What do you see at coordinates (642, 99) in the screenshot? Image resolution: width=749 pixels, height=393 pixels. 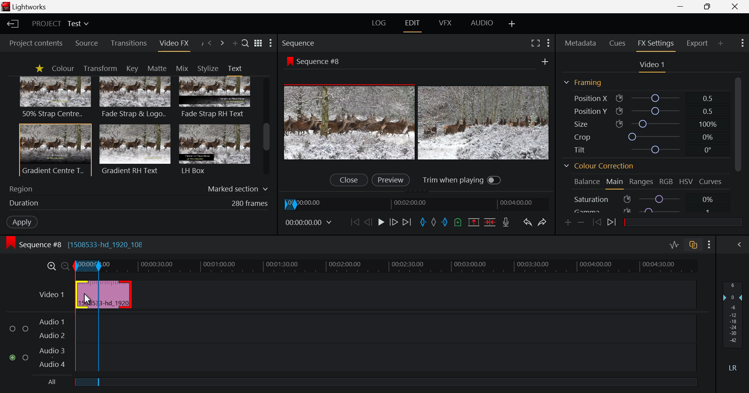 I see `Position X` at bounding box center [642, 99].